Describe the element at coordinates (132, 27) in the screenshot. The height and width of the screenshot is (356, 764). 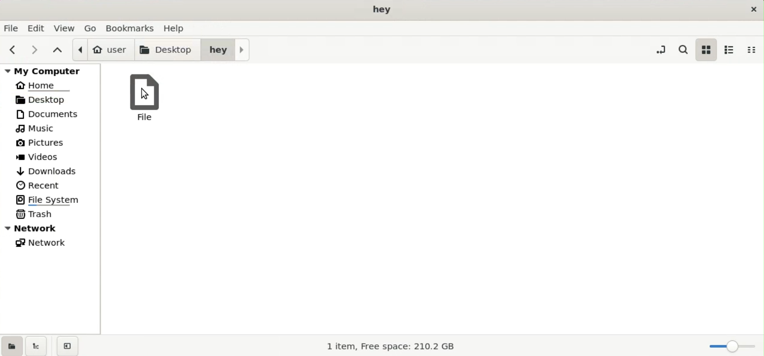
I see `bookmarks` at that location.